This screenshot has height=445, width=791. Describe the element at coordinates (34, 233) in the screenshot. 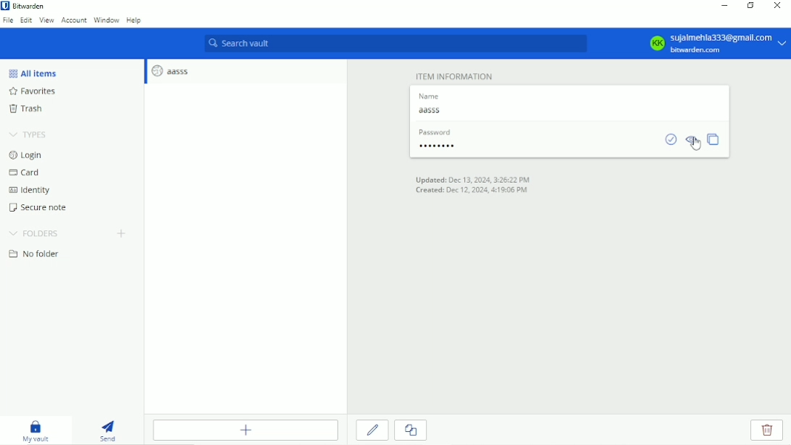

I see `Folders` at that location.